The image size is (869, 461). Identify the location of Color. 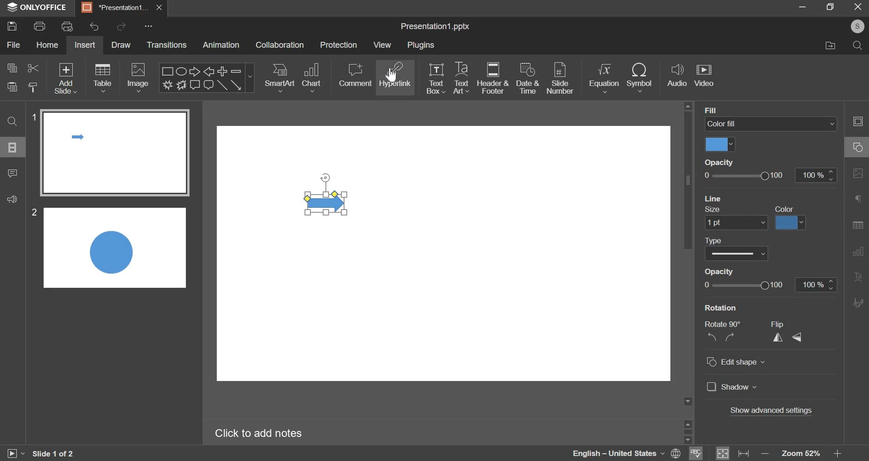
(785, 209).